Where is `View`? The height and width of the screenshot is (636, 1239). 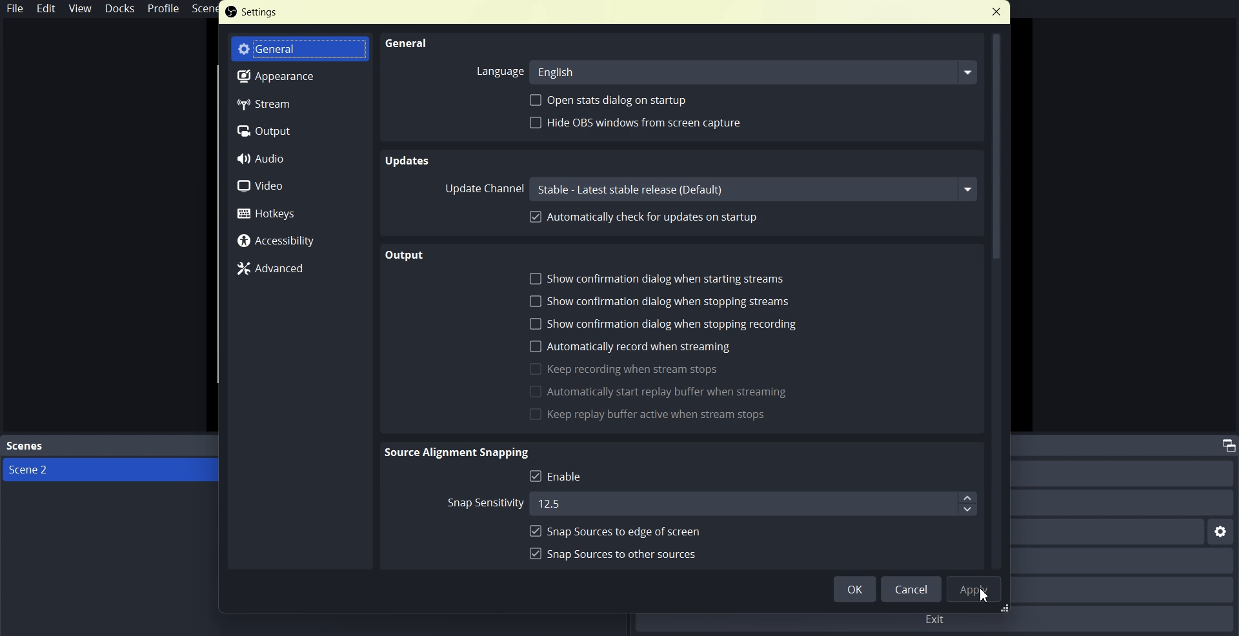
View is located at coordinates (80, 8).